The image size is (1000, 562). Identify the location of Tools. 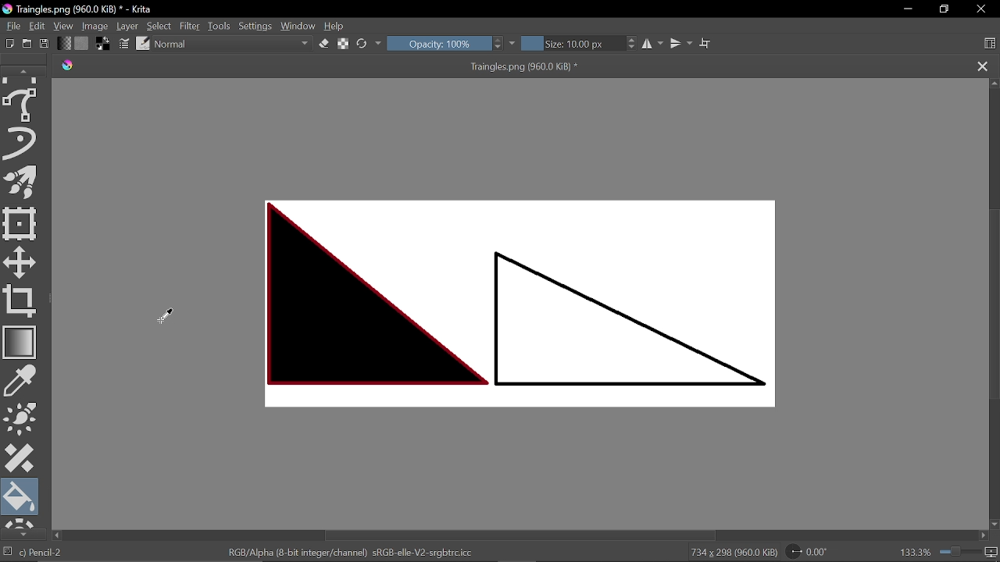
(220, 27).